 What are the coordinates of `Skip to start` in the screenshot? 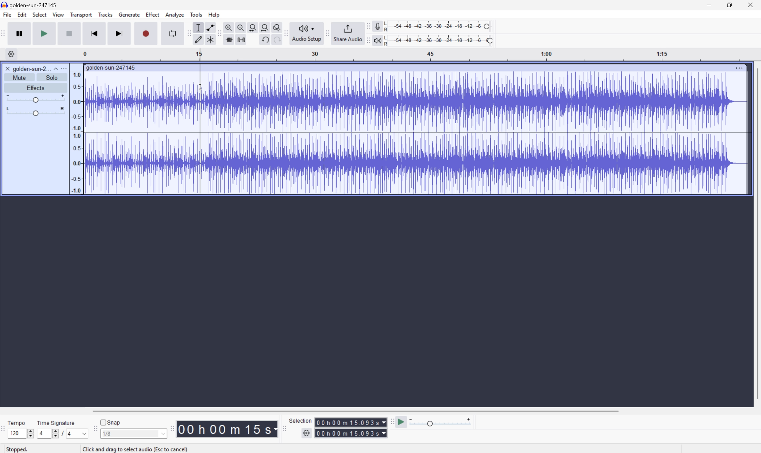 It's located at (95, 33).